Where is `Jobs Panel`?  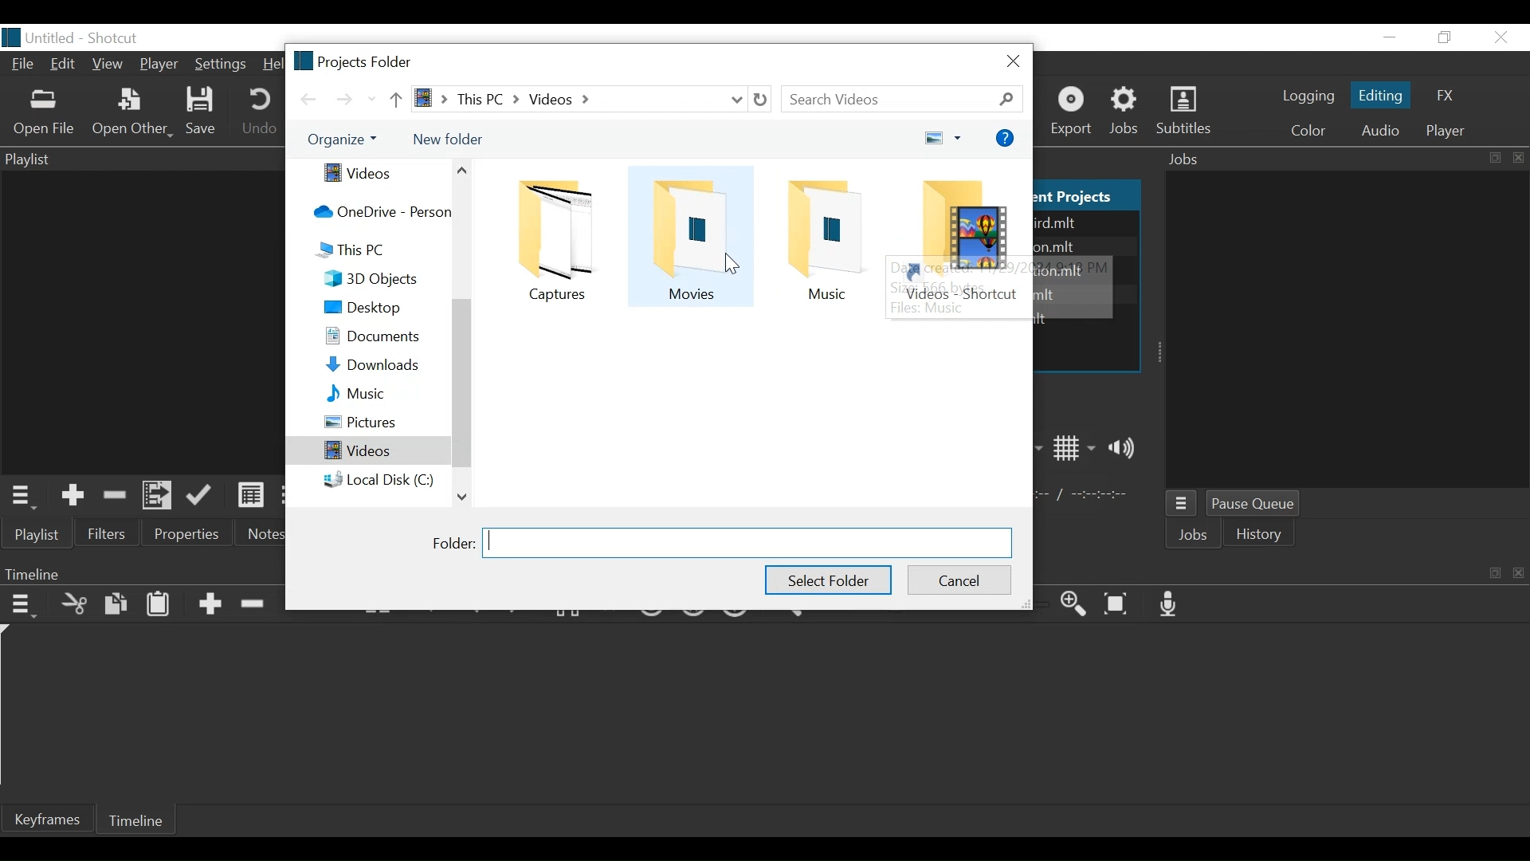
Jobs Panel is located at coordinates (1345, 159).